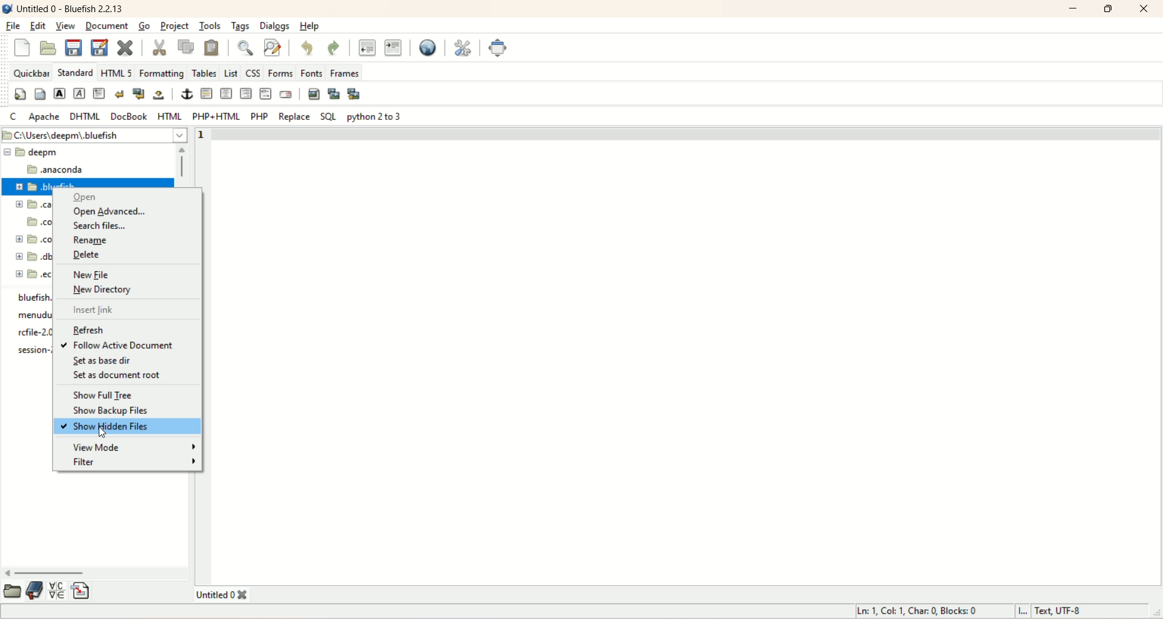  Describe the element at coordinates (118, 346) in the screenshot. I see `follow active document` at that location.